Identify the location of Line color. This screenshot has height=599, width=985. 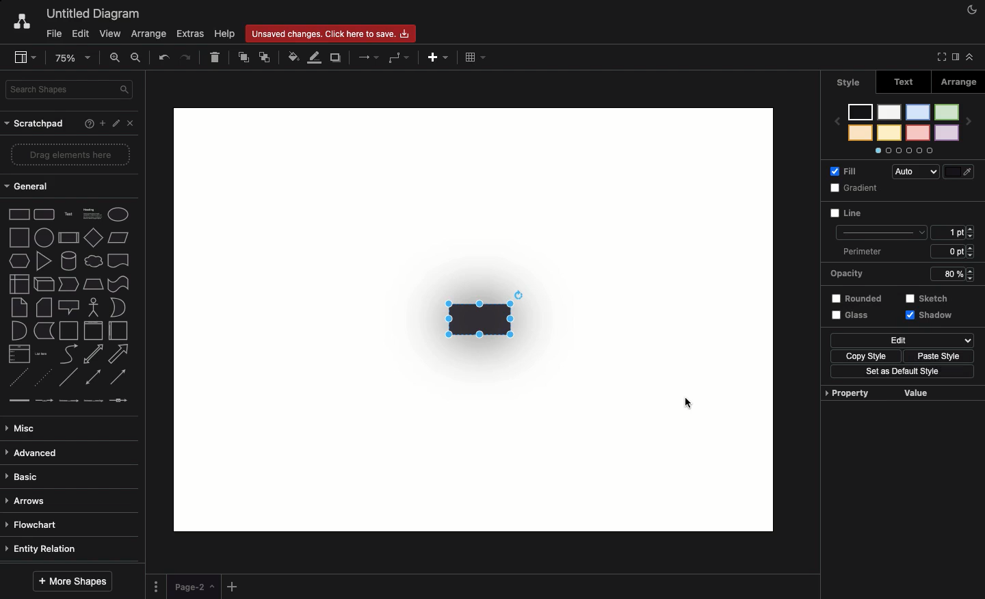
(314, 58).